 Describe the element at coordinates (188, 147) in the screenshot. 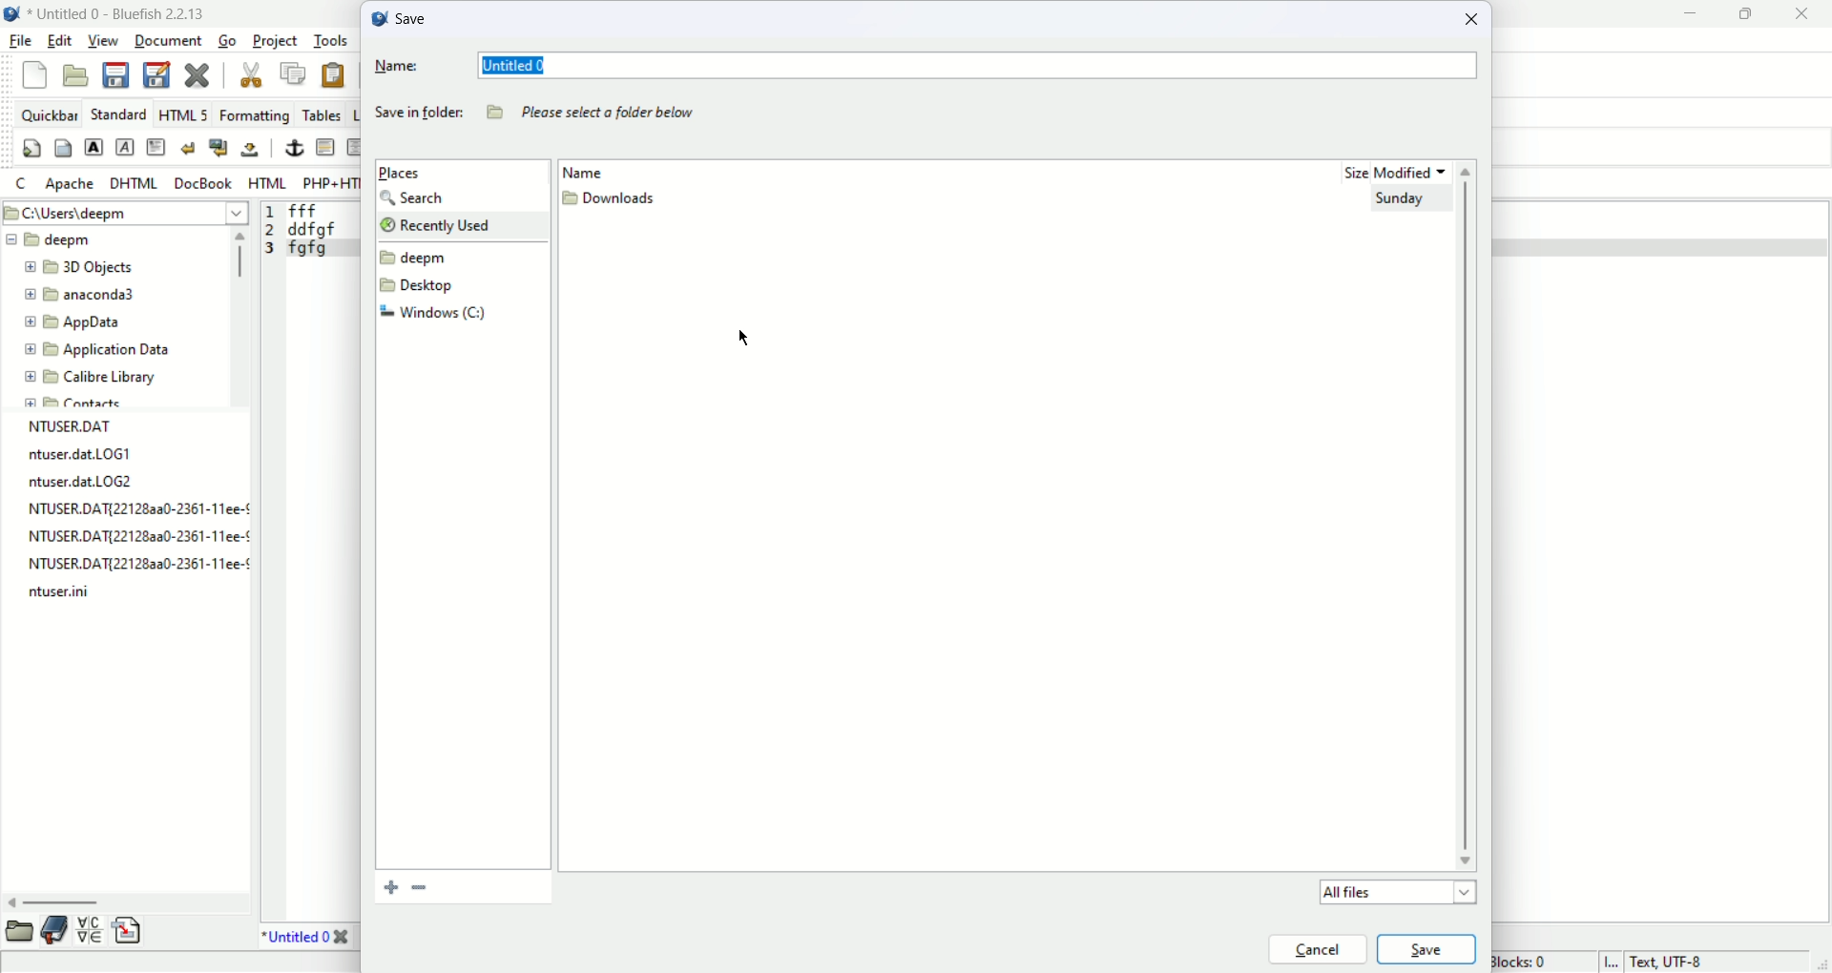

I see `break` at that location.